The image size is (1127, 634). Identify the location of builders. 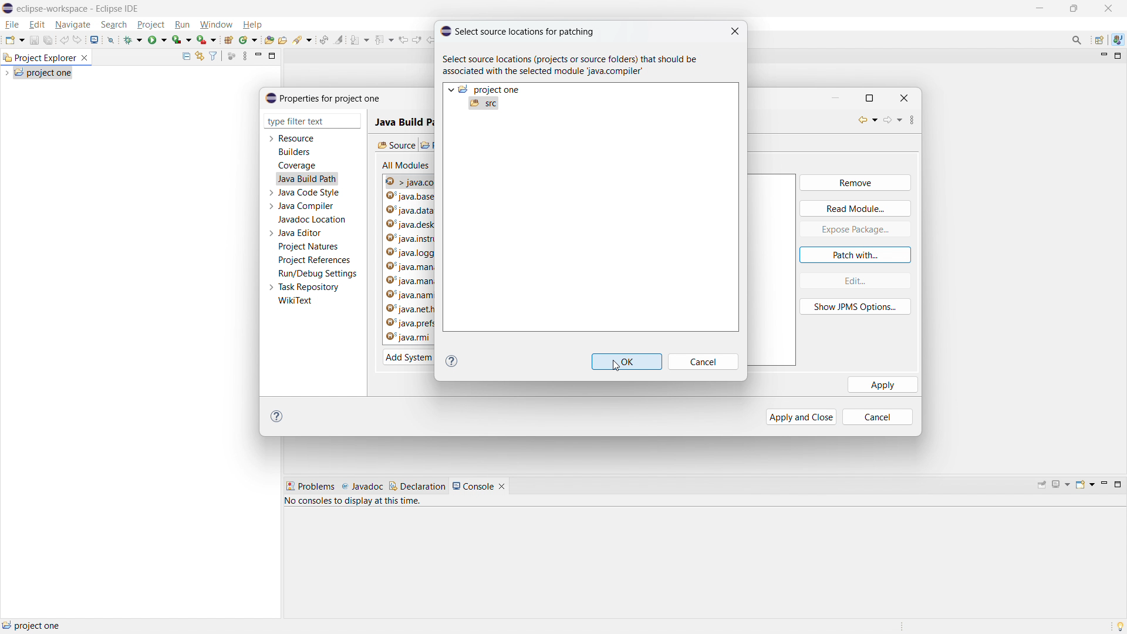
(294, 152).